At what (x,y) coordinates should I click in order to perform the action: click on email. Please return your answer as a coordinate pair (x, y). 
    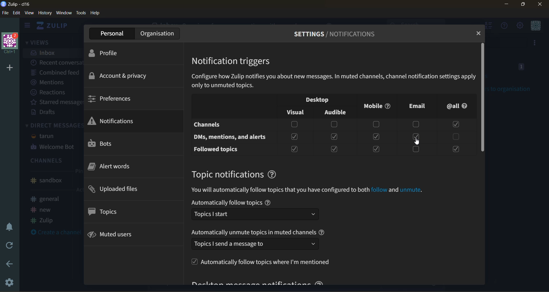
    Looking at the image, I should click on (415, 106).